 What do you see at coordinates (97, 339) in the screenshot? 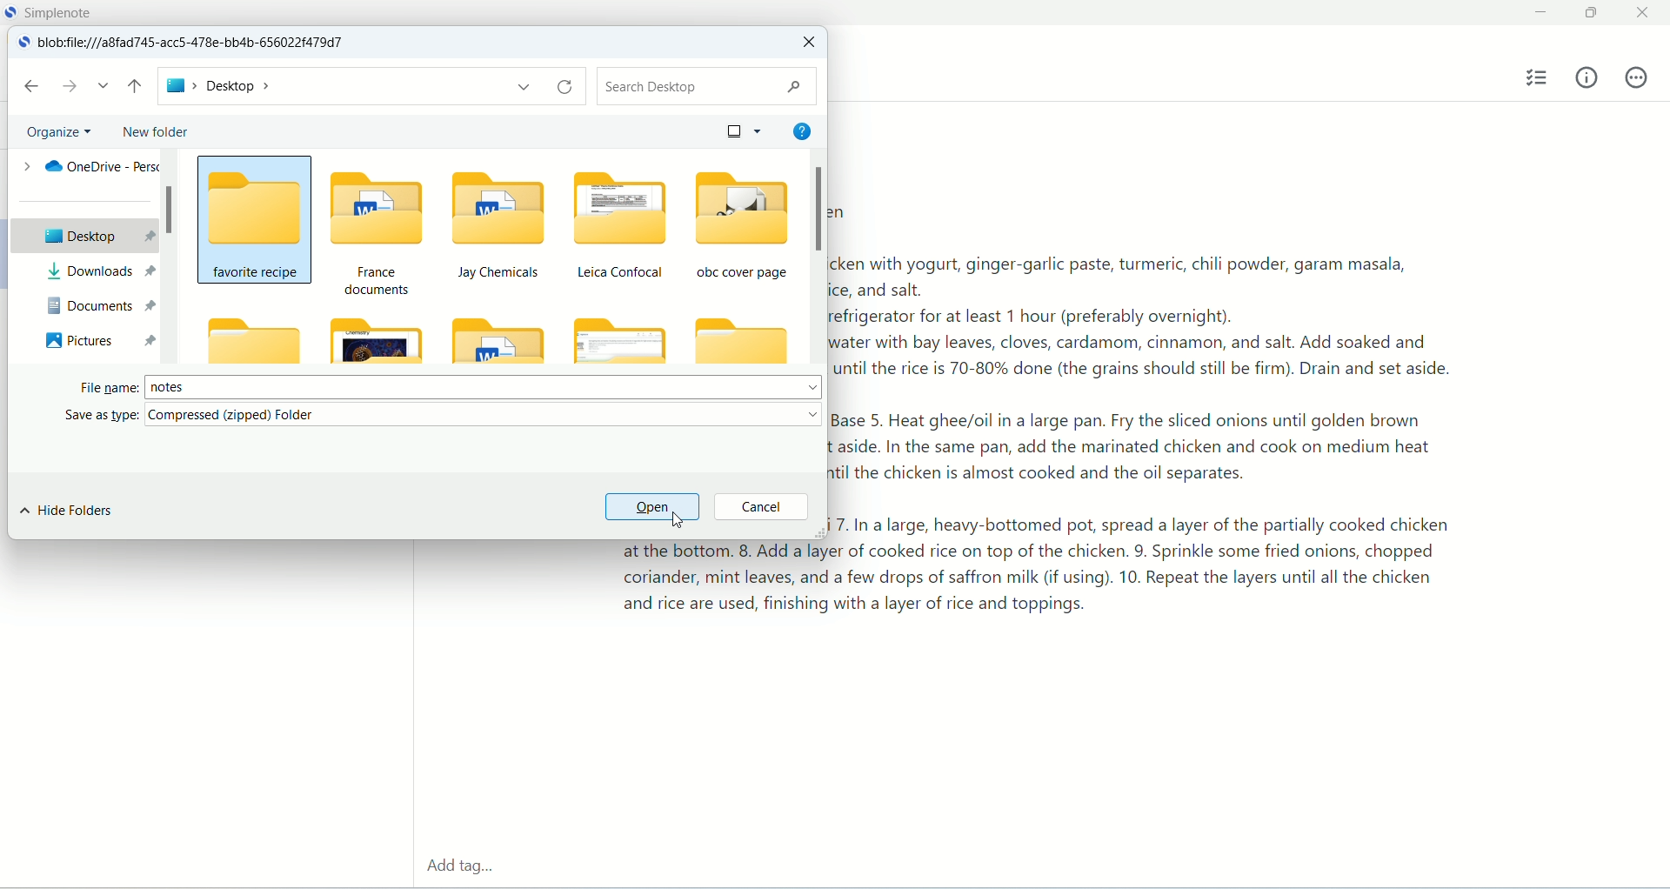
I see `pictures` at bounding box center [97, 339].